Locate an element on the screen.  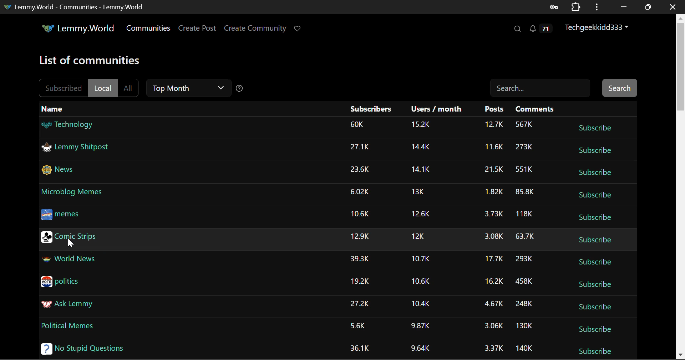
No Stupid Questions is located at coordinates (82, 349).